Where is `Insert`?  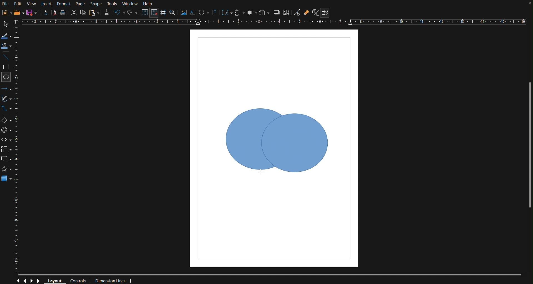 Insert is located at coordinates (46, 3).